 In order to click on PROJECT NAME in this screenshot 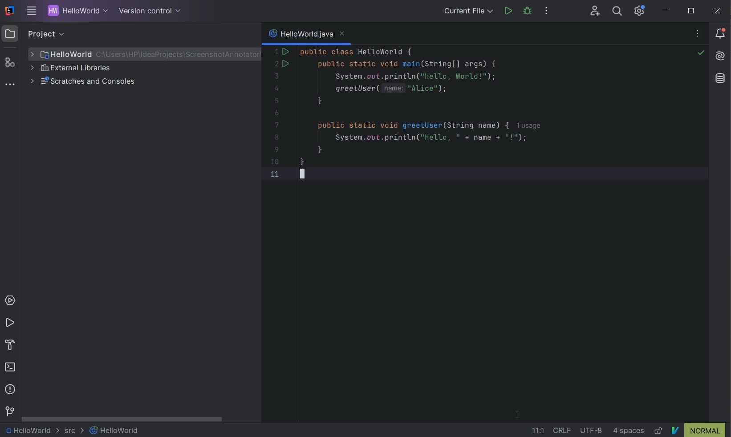, I will do `click(31, 431)`.